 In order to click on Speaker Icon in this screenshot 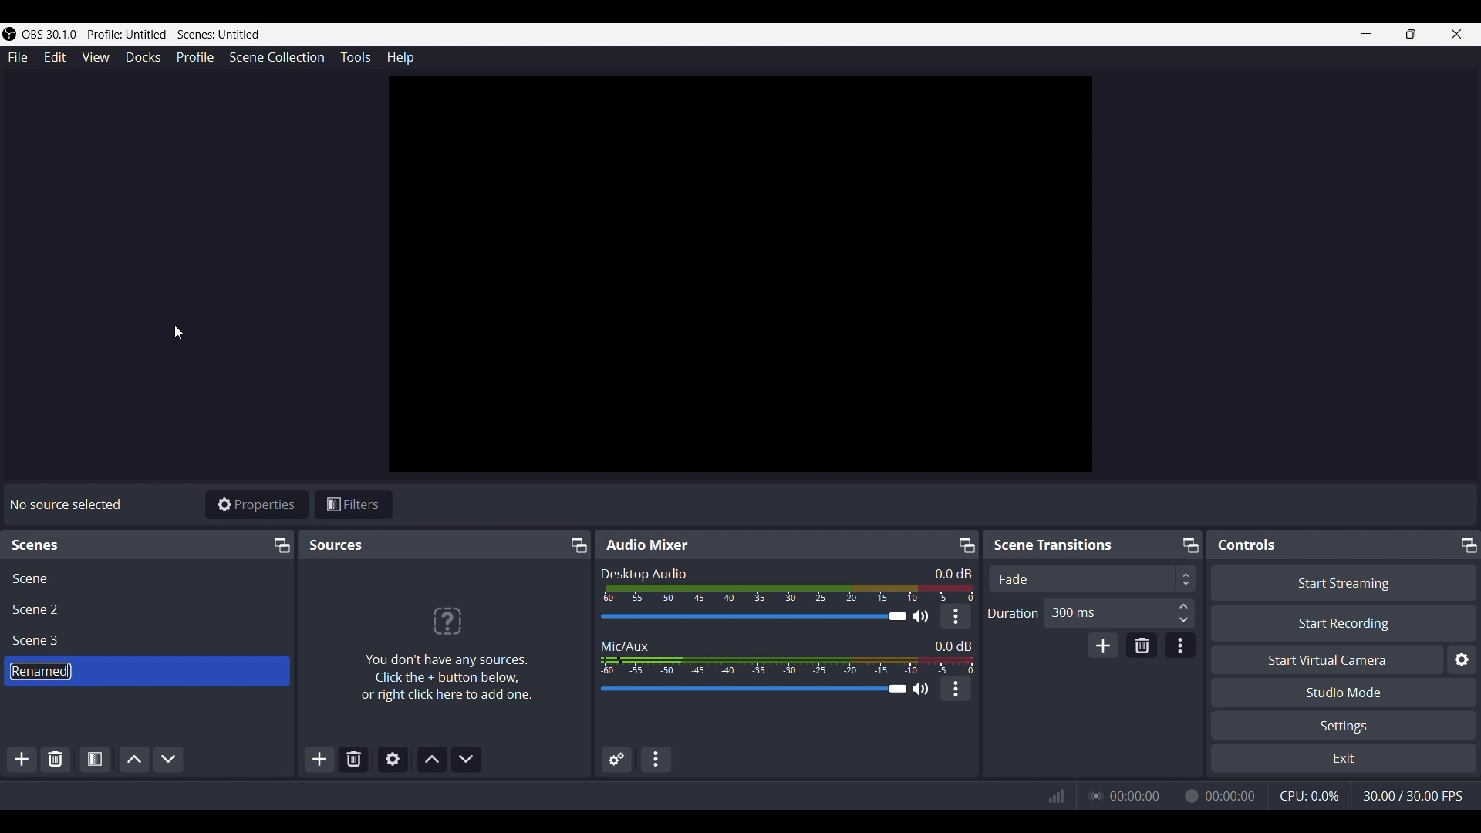, I will do `click(921, 616)`.